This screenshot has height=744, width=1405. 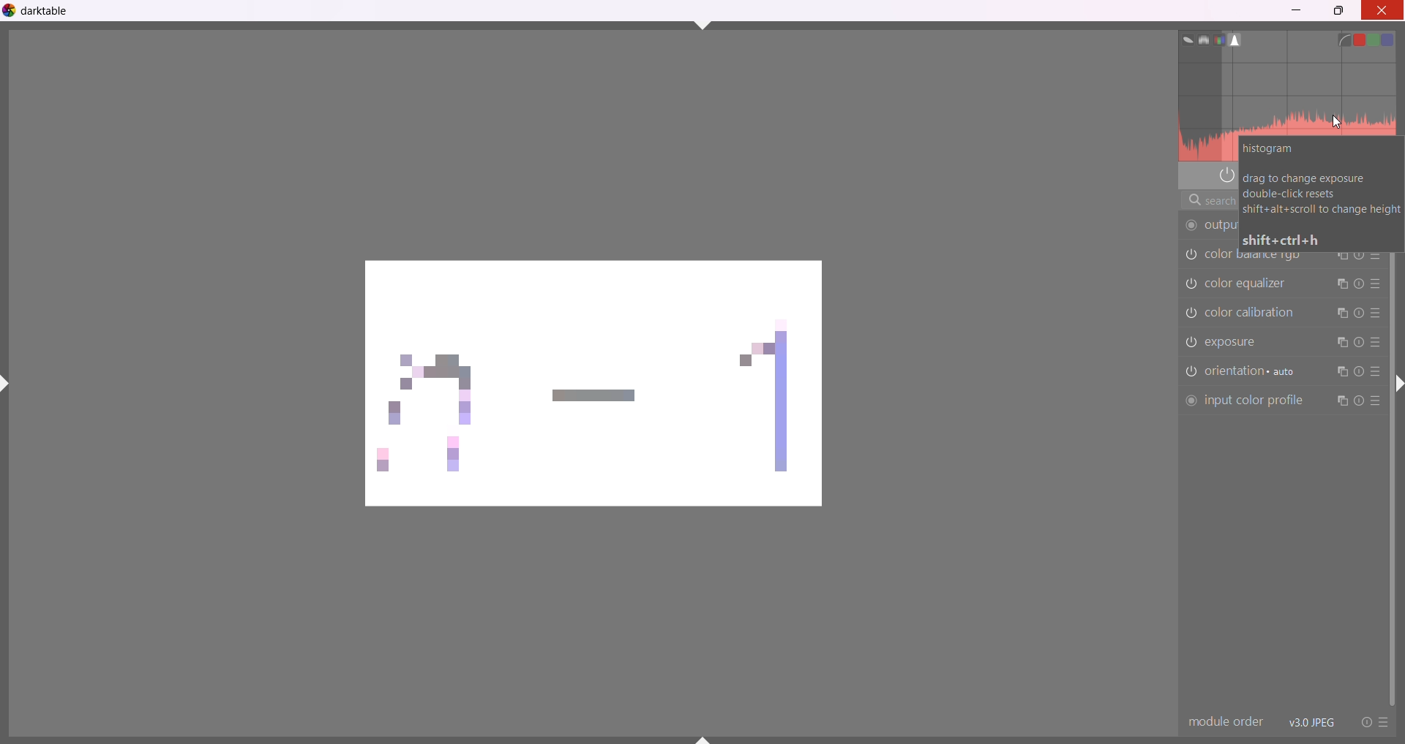 What do you see at coordinates (1358, 401) in the screenshot?
I see `reset parameter` at bounding box center [1358, 401].